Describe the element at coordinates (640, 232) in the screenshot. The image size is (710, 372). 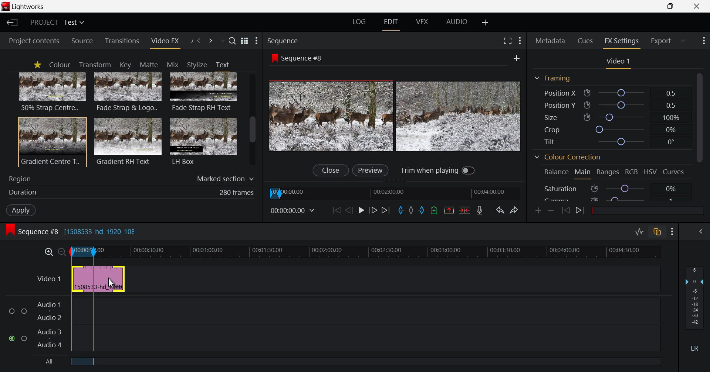
I see `Toggle audio levels editing` at that location.